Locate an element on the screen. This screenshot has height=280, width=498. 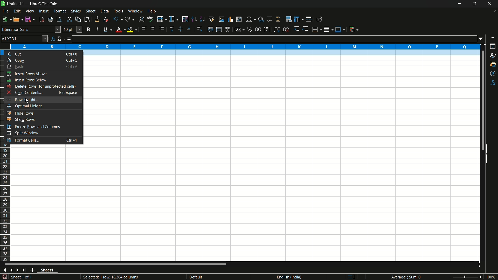
new file is located at coordinates (6, 19).